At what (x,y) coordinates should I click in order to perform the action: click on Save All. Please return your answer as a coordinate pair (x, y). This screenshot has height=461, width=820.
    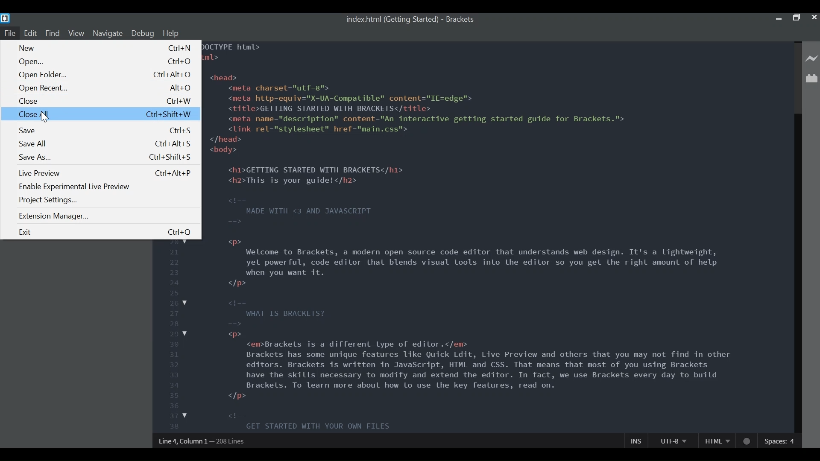
    Looking at the image, I should click on (105, 145).